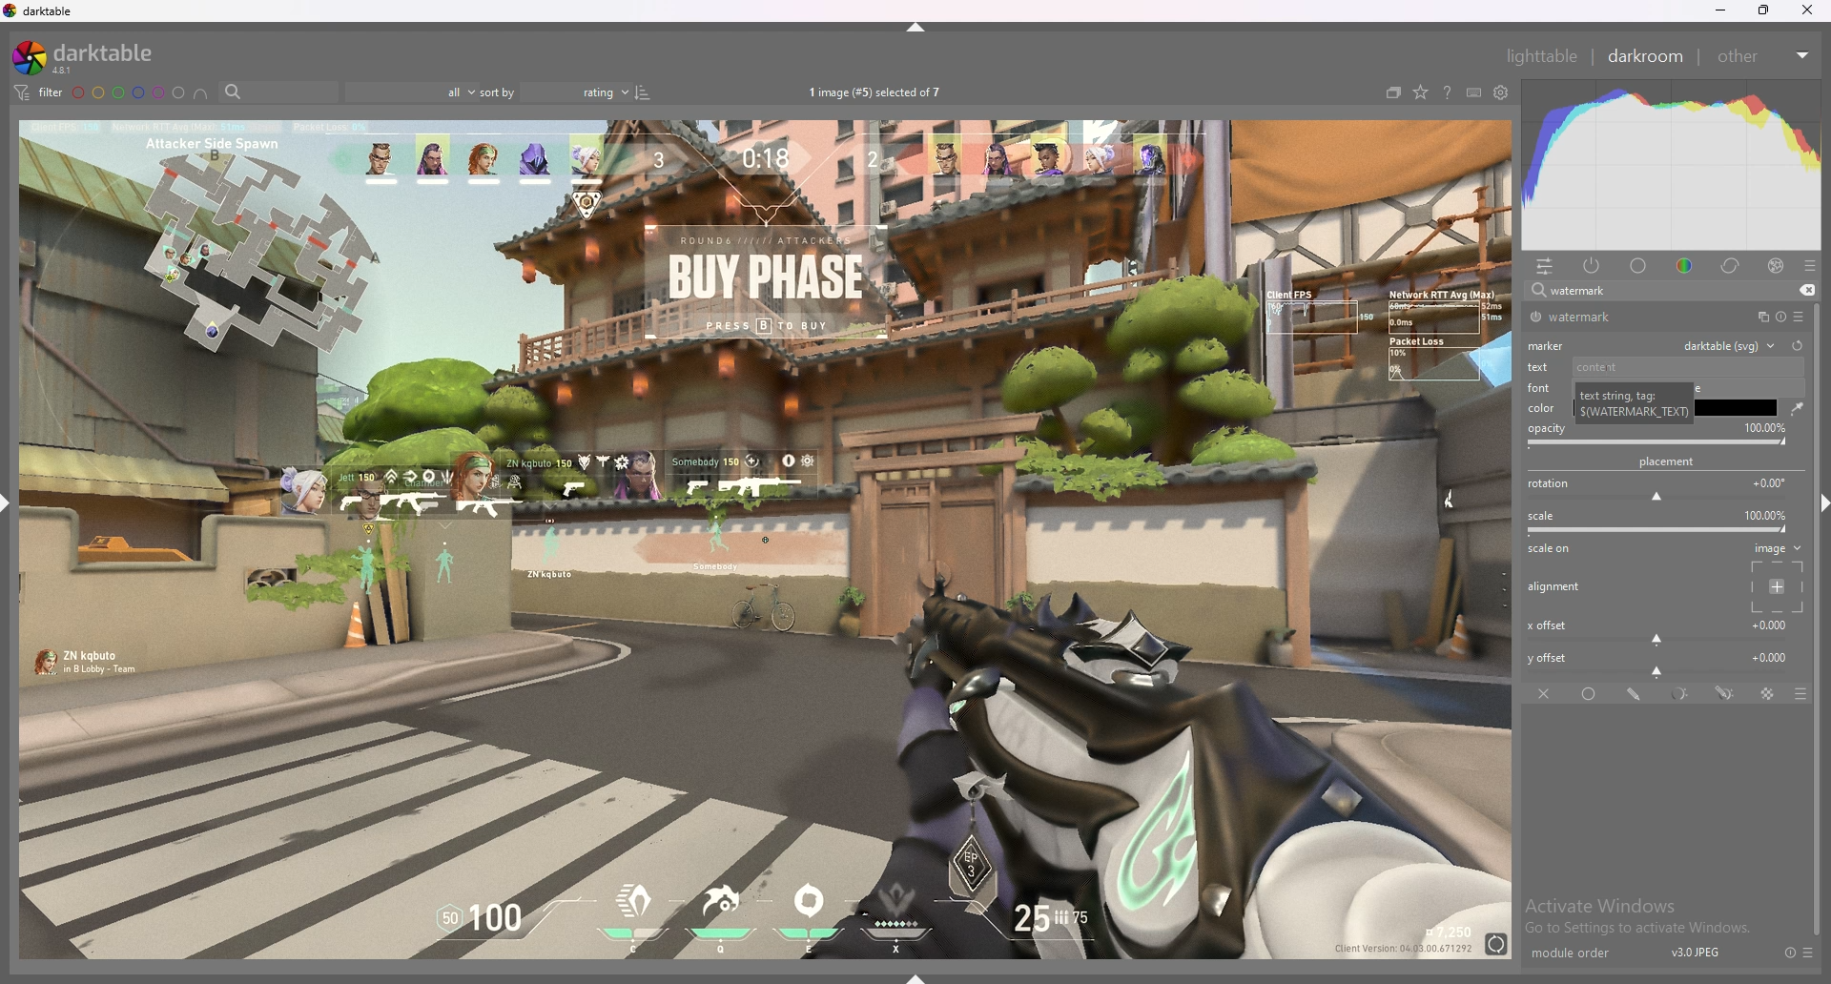 The image size is (1831, 984). Describe the element at coordinates (1758, 318) in the screenshot. I see `multiple instances action` at that location.